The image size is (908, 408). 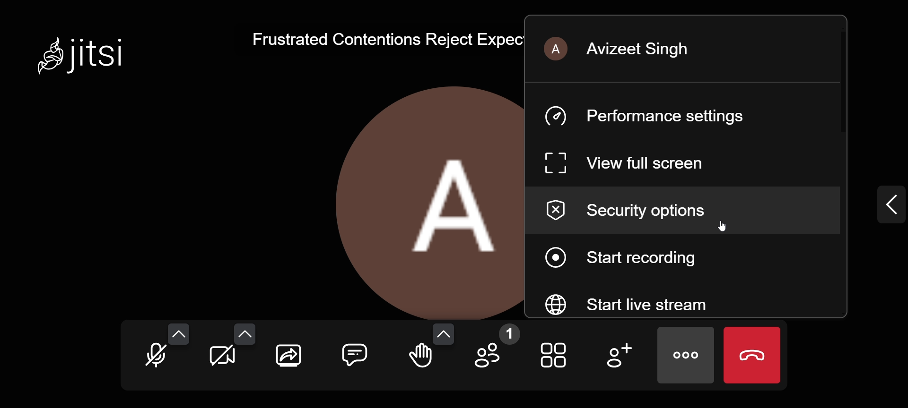 I want to click on more actions, so click(x=684, y=353).